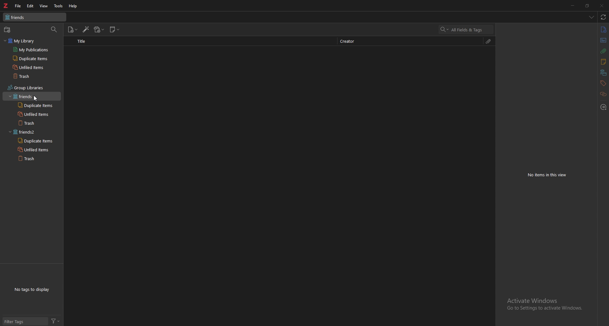 The image size is (609, 326). Describe the element at coordinates (36, 150) in the screenshot. I see `unfiled items` at that location.